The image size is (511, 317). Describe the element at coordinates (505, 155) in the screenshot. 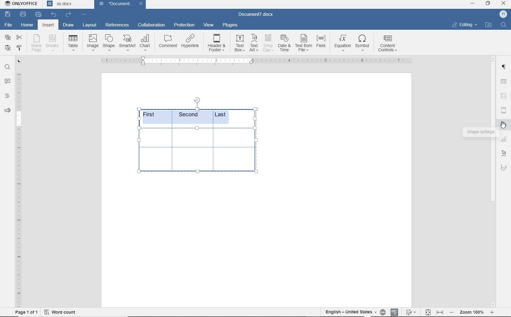

I see `text art` at that location.